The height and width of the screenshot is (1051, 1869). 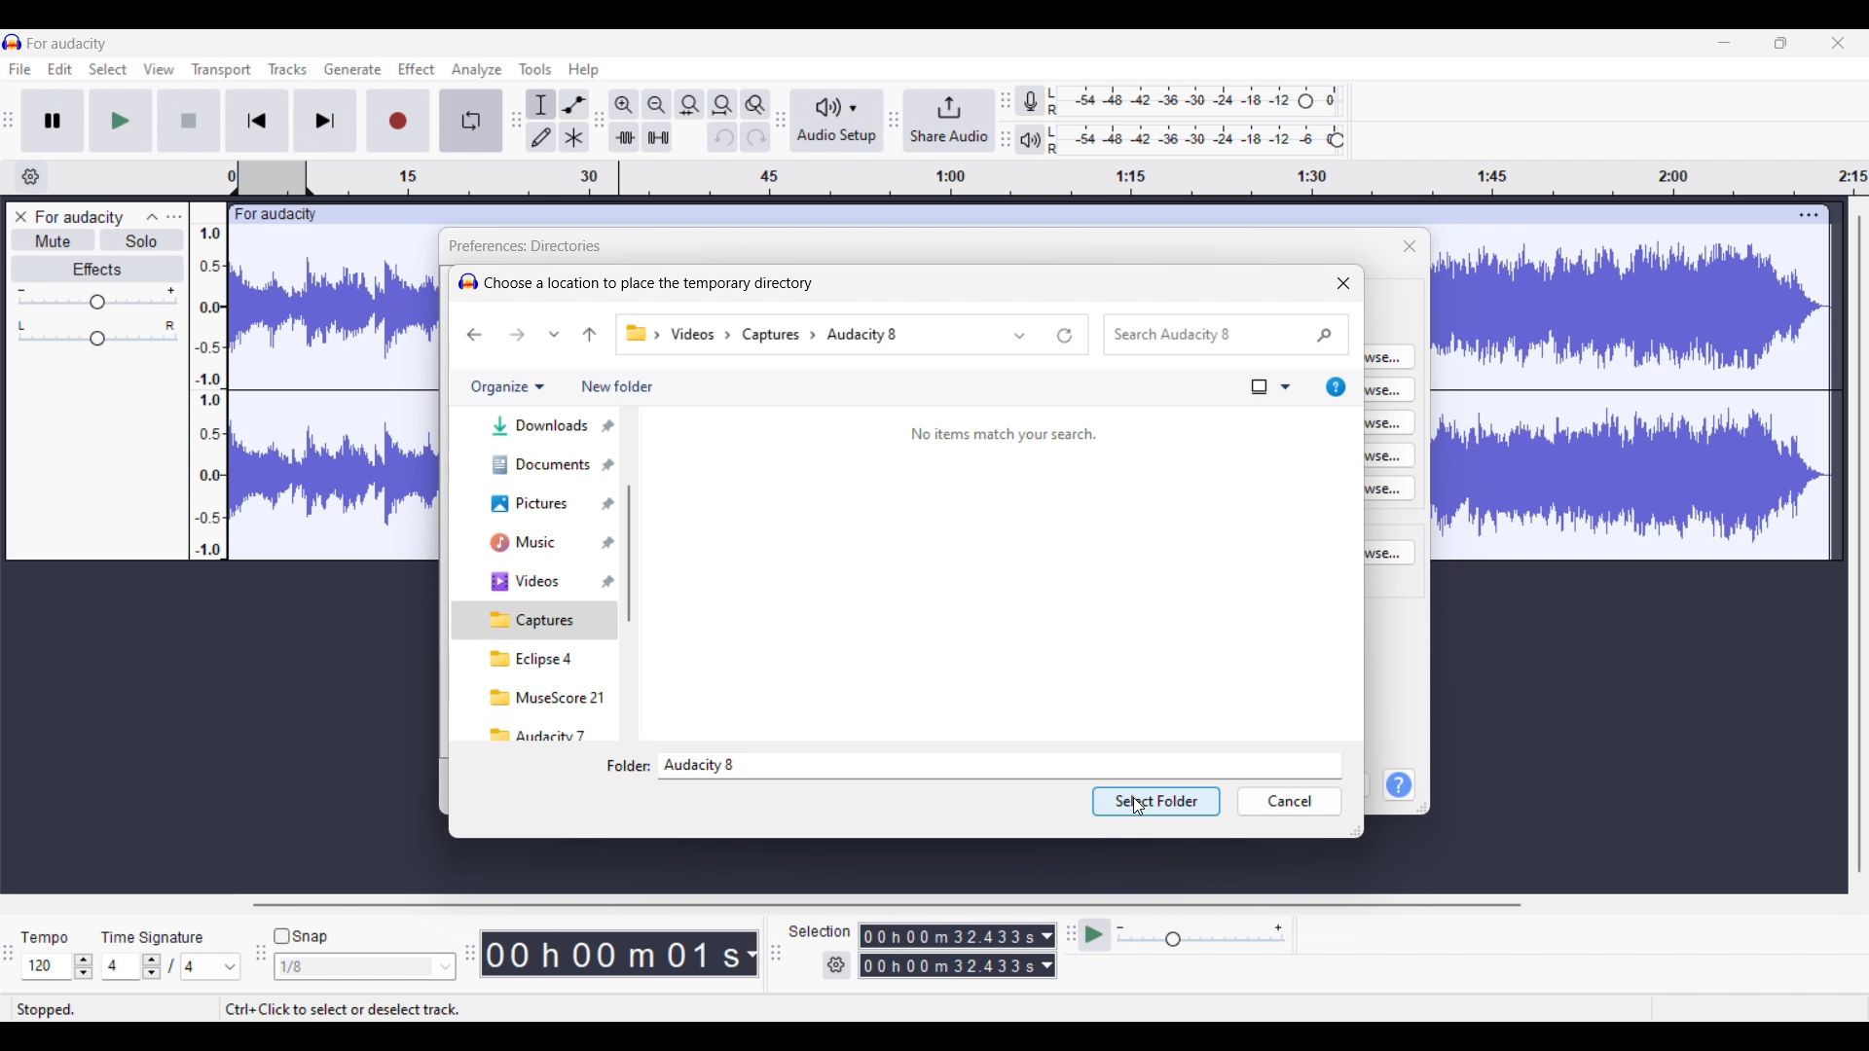 What do you see at coordinates (690, 104) in the screenshot?
I see `Fit selection to width` at bounding box center [690, 104].